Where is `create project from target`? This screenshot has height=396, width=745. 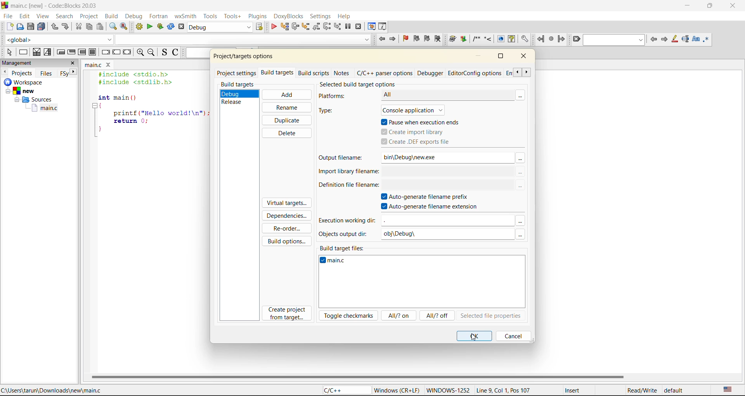 create project from target is located at coordinates (288, 314).